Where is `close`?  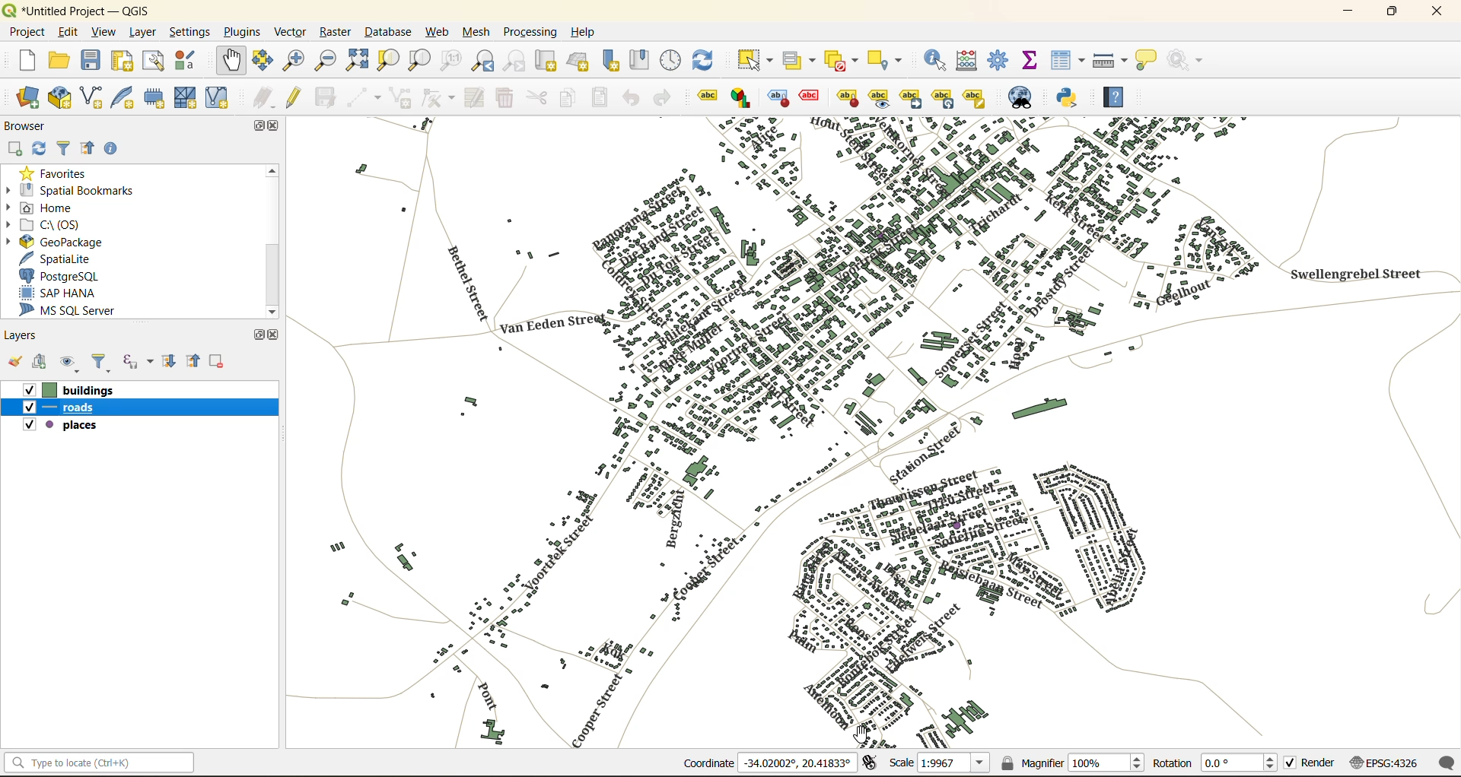
close is located at coordinates (276, 127).